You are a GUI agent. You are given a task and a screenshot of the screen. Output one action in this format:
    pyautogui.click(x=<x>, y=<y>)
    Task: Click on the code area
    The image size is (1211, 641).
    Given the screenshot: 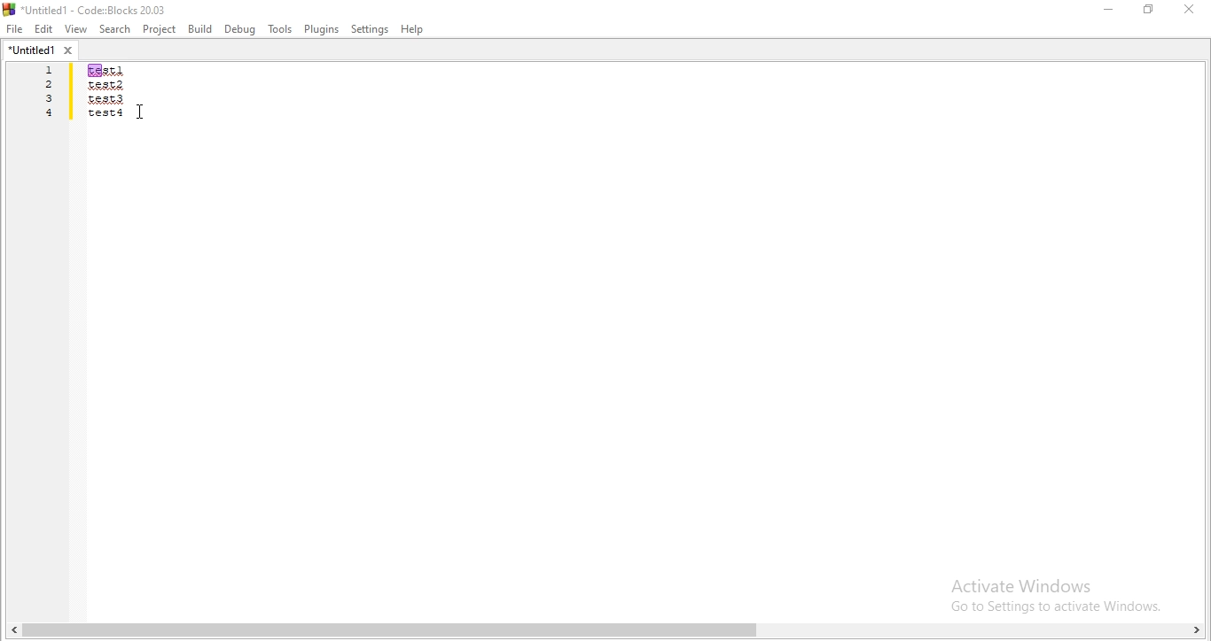 What is the action you would take?
    pyautogui.click(x=105, y=99)
    